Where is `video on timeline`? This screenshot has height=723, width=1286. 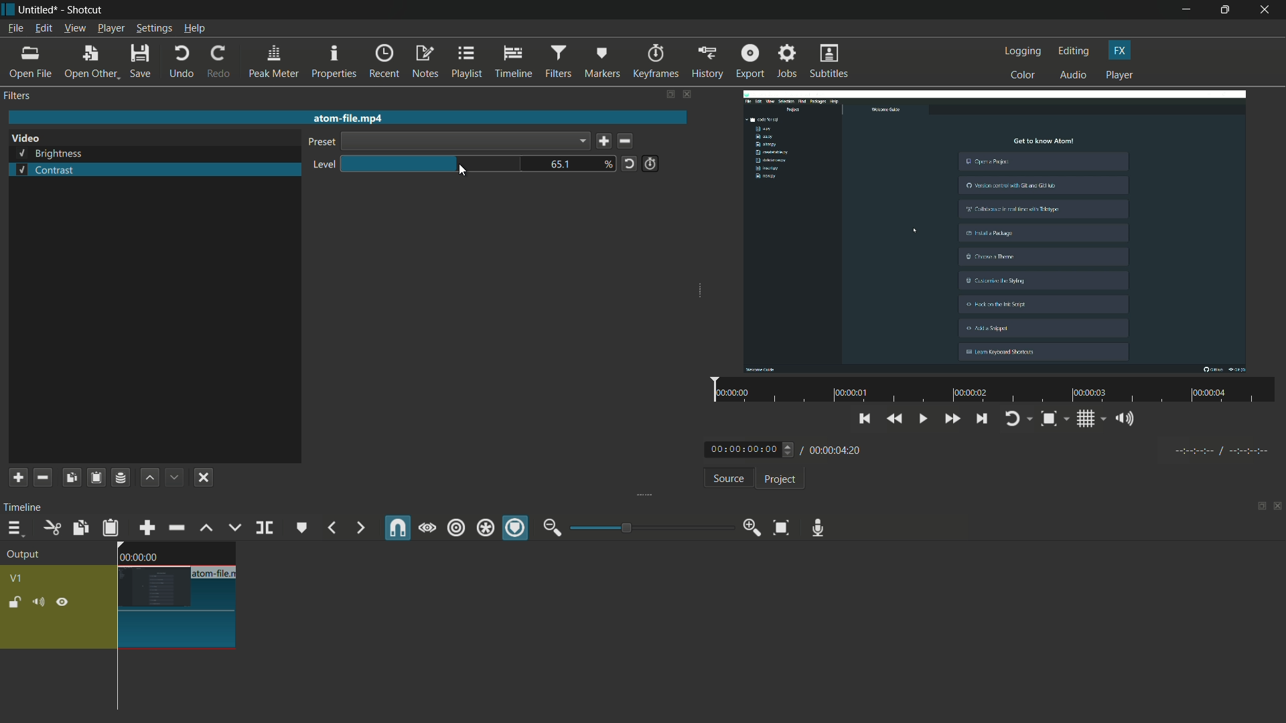 video on timeline is located at coordinates (175, 595).